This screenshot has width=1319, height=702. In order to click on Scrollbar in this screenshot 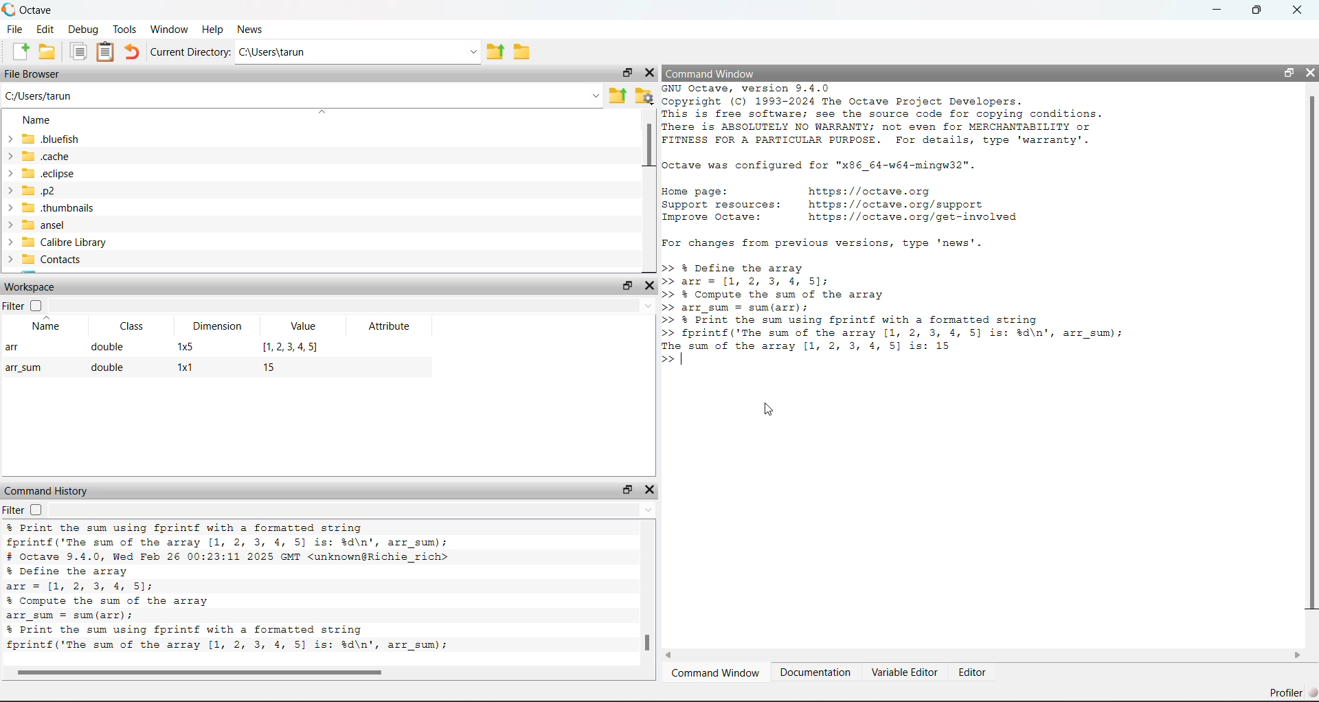, I will do `click(647, 146)`.